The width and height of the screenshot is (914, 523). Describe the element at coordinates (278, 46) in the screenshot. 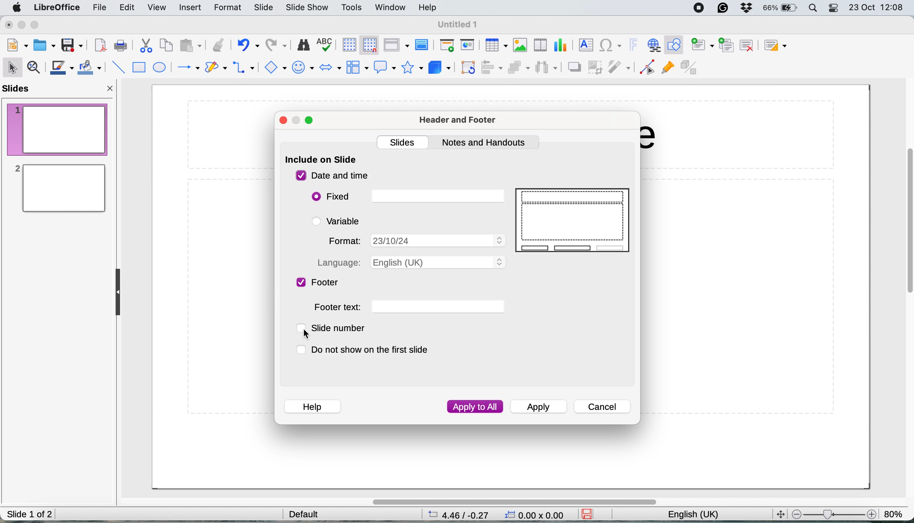

I see `redo` at that location.